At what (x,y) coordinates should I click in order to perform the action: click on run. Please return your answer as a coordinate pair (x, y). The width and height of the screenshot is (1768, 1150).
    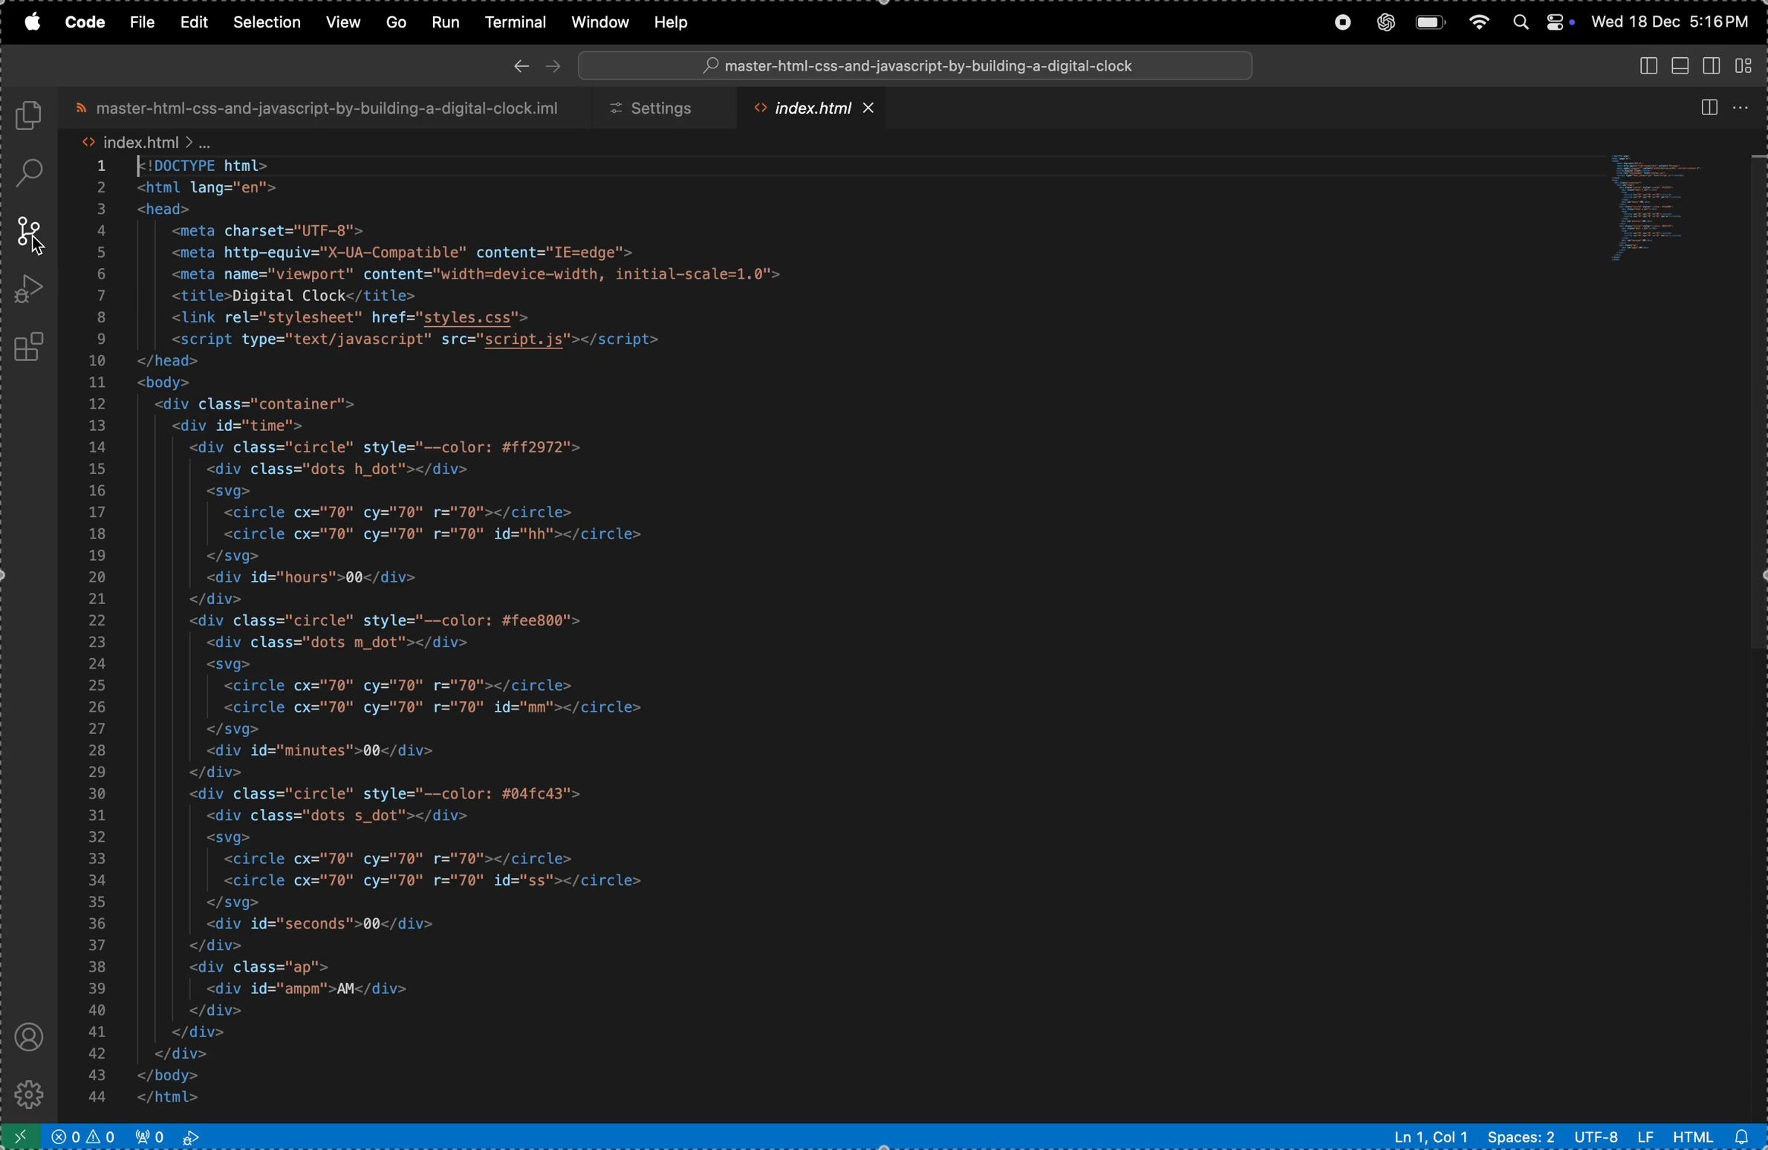
    Looking at the image, I should click on (441, 21).